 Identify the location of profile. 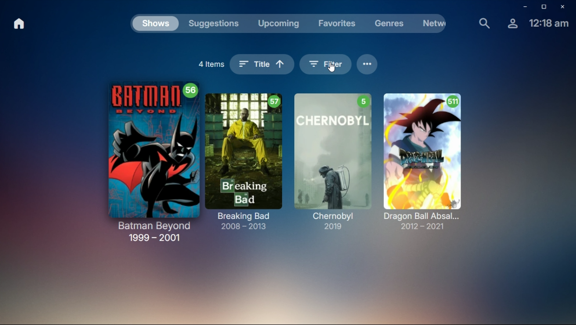
(512, 24).